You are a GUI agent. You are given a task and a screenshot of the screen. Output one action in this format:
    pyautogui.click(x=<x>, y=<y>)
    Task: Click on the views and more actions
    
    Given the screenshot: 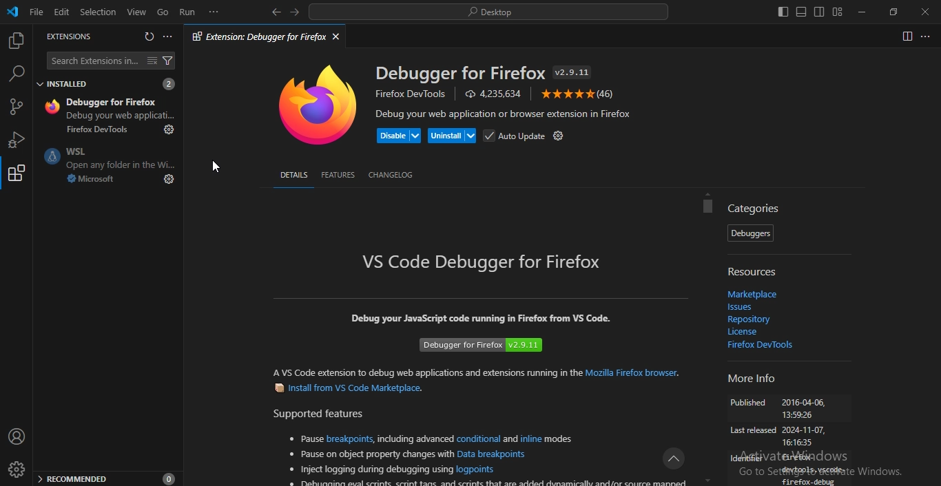 What is the action you would take?
    pyautogui.click(x=169, y=36)
    